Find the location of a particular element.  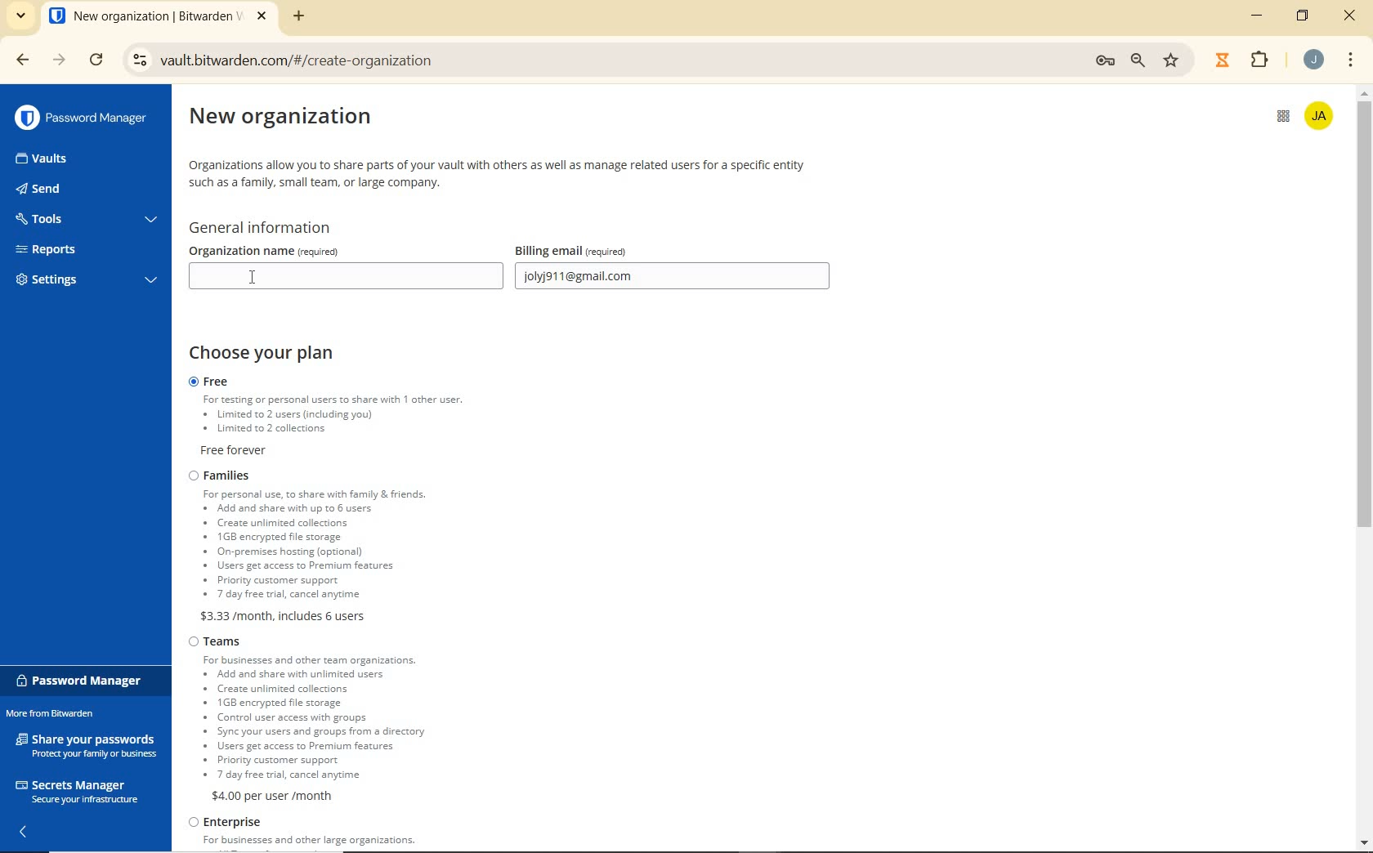

new organization is located at coordinates (296, 121).